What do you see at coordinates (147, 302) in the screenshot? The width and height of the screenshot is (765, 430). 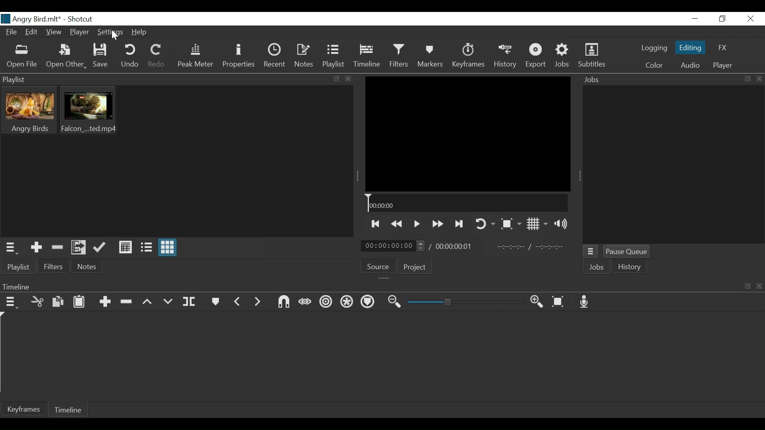 I see `lift` at bounding box center [147, 302].